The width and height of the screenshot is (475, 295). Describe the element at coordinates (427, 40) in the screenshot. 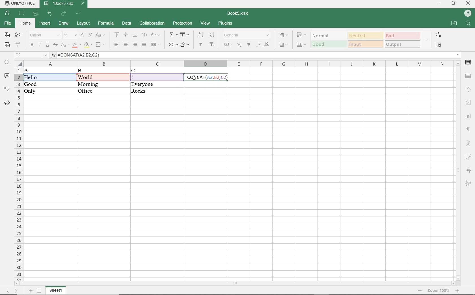

I see `EXPAND` at that location.